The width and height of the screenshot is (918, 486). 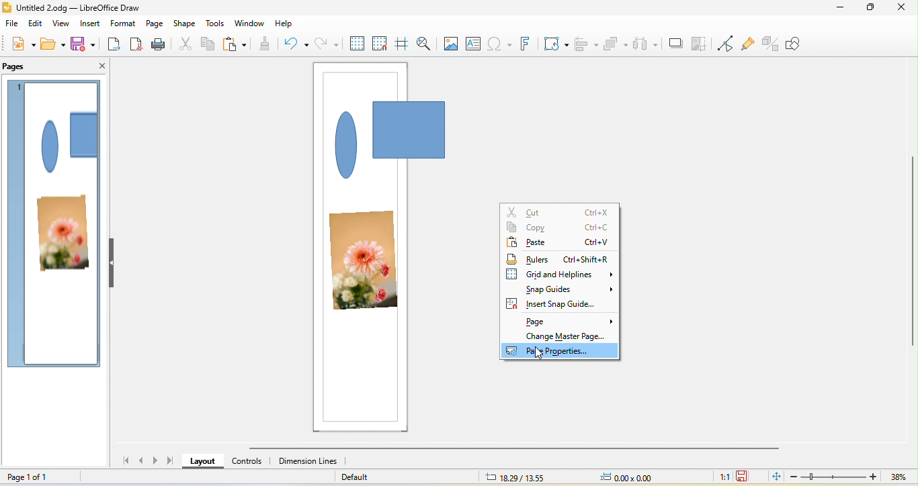 What do you see at coordinates (540, 354) in the screenshot?
I see `cursor movement` at bounding box center [540, 354].